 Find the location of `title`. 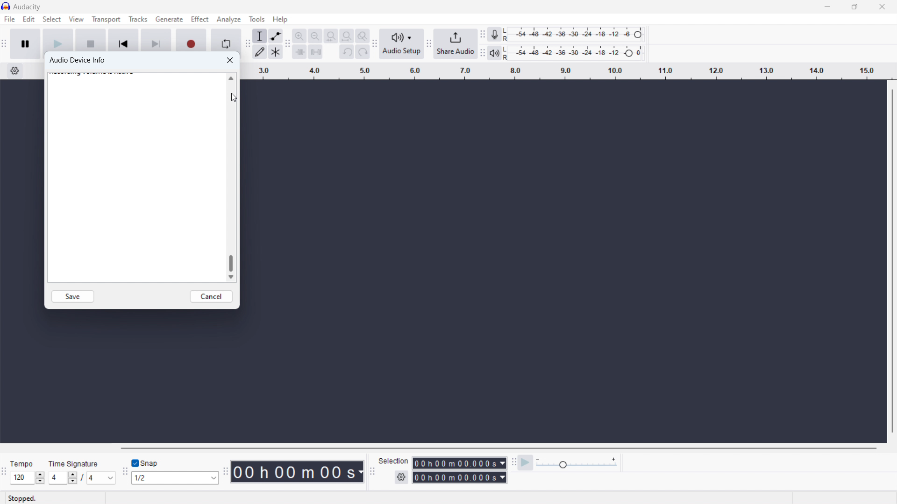

title is located at coordinates (28, 7).